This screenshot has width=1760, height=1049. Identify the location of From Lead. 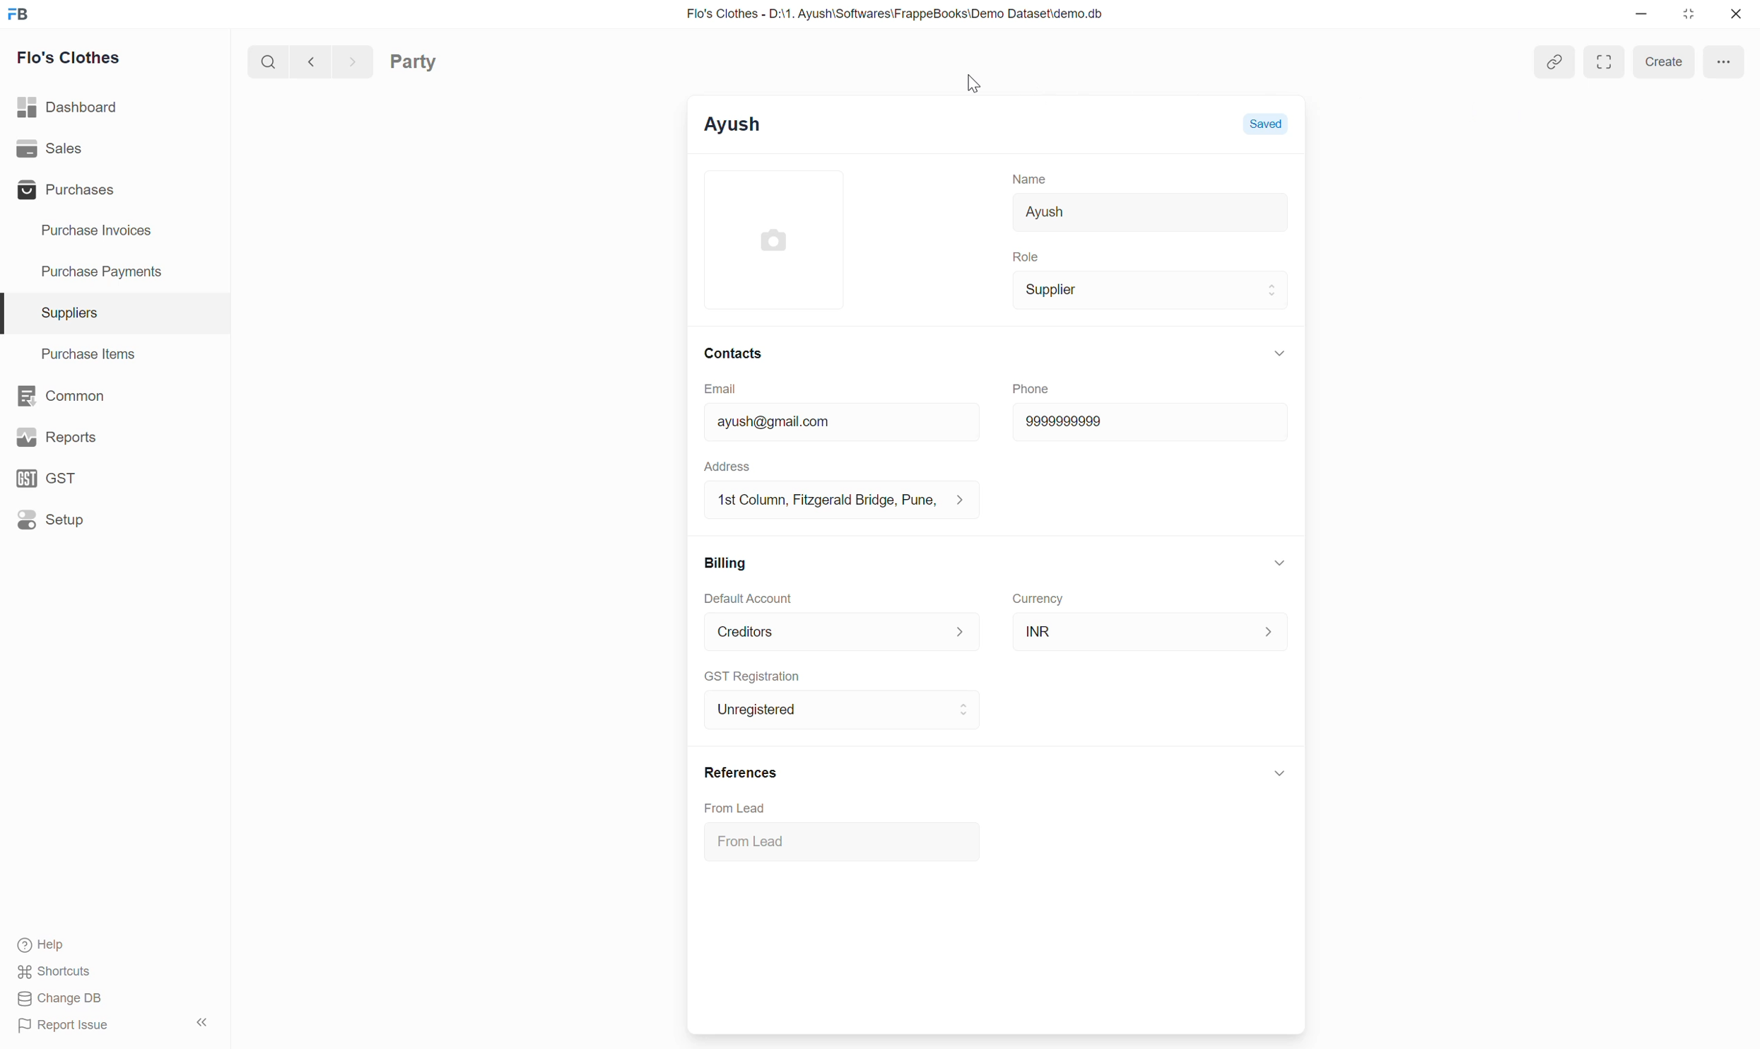
(734, 808).